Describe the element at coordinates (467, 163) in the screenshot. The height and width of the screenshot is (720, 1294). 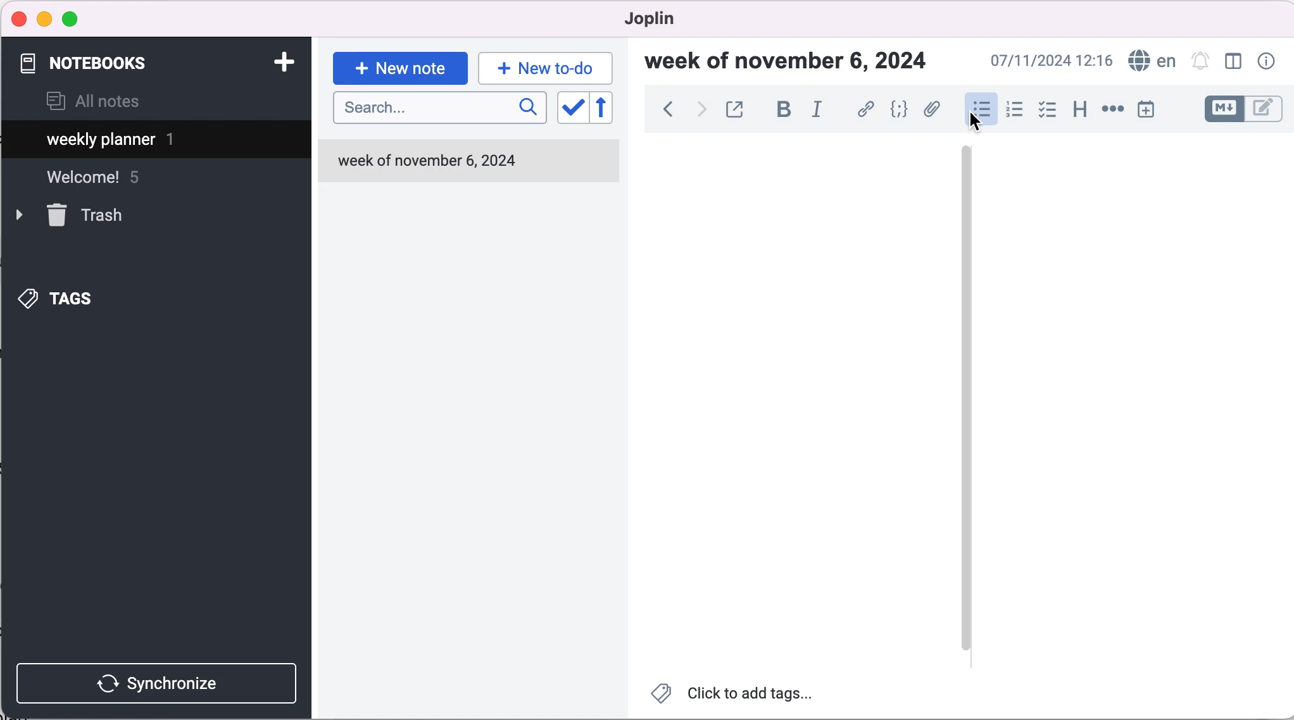
I see `week of november 6, 2024` at that location.